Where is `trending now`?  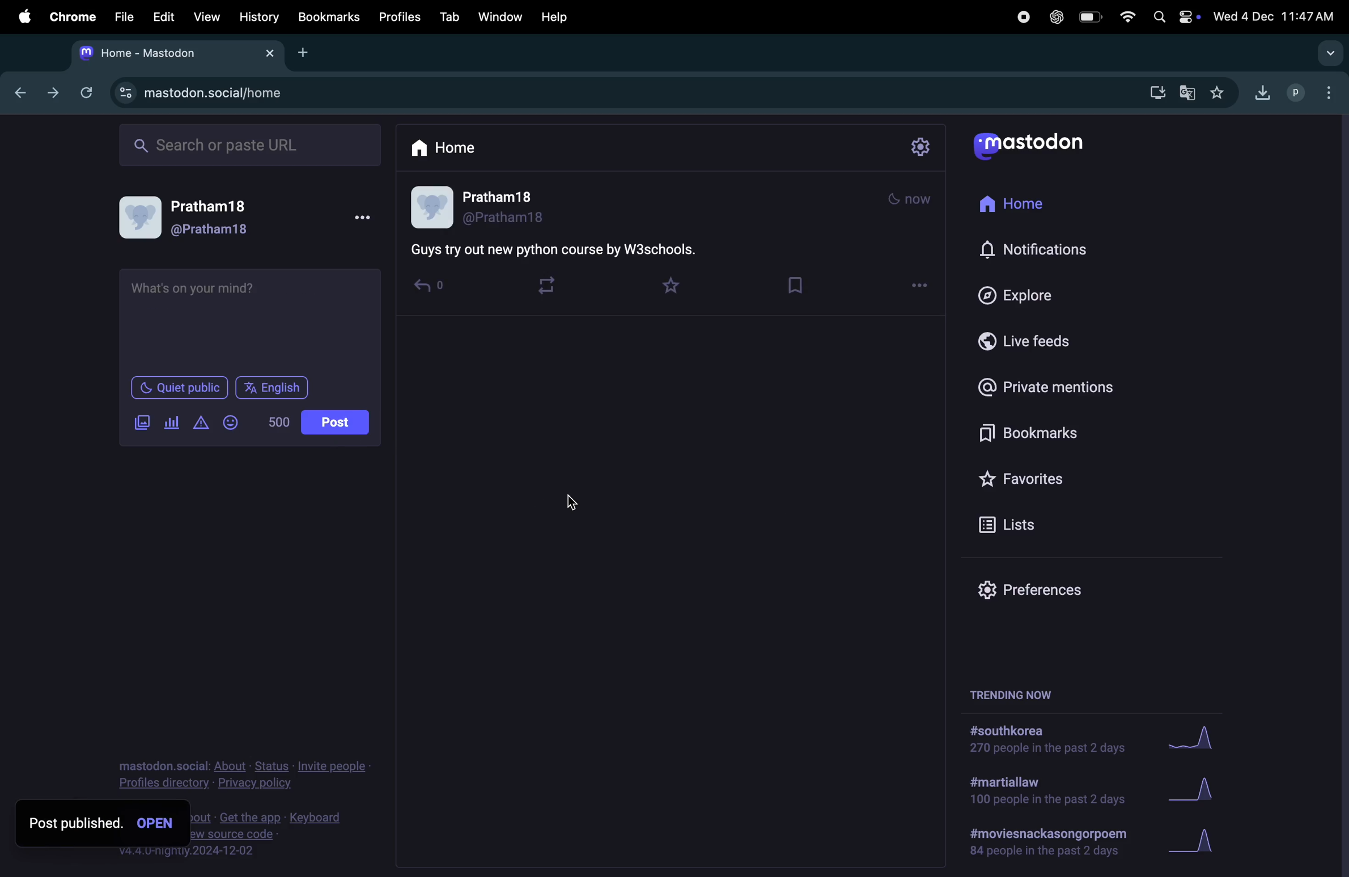
trending now is located at coordinates (1013, 693).